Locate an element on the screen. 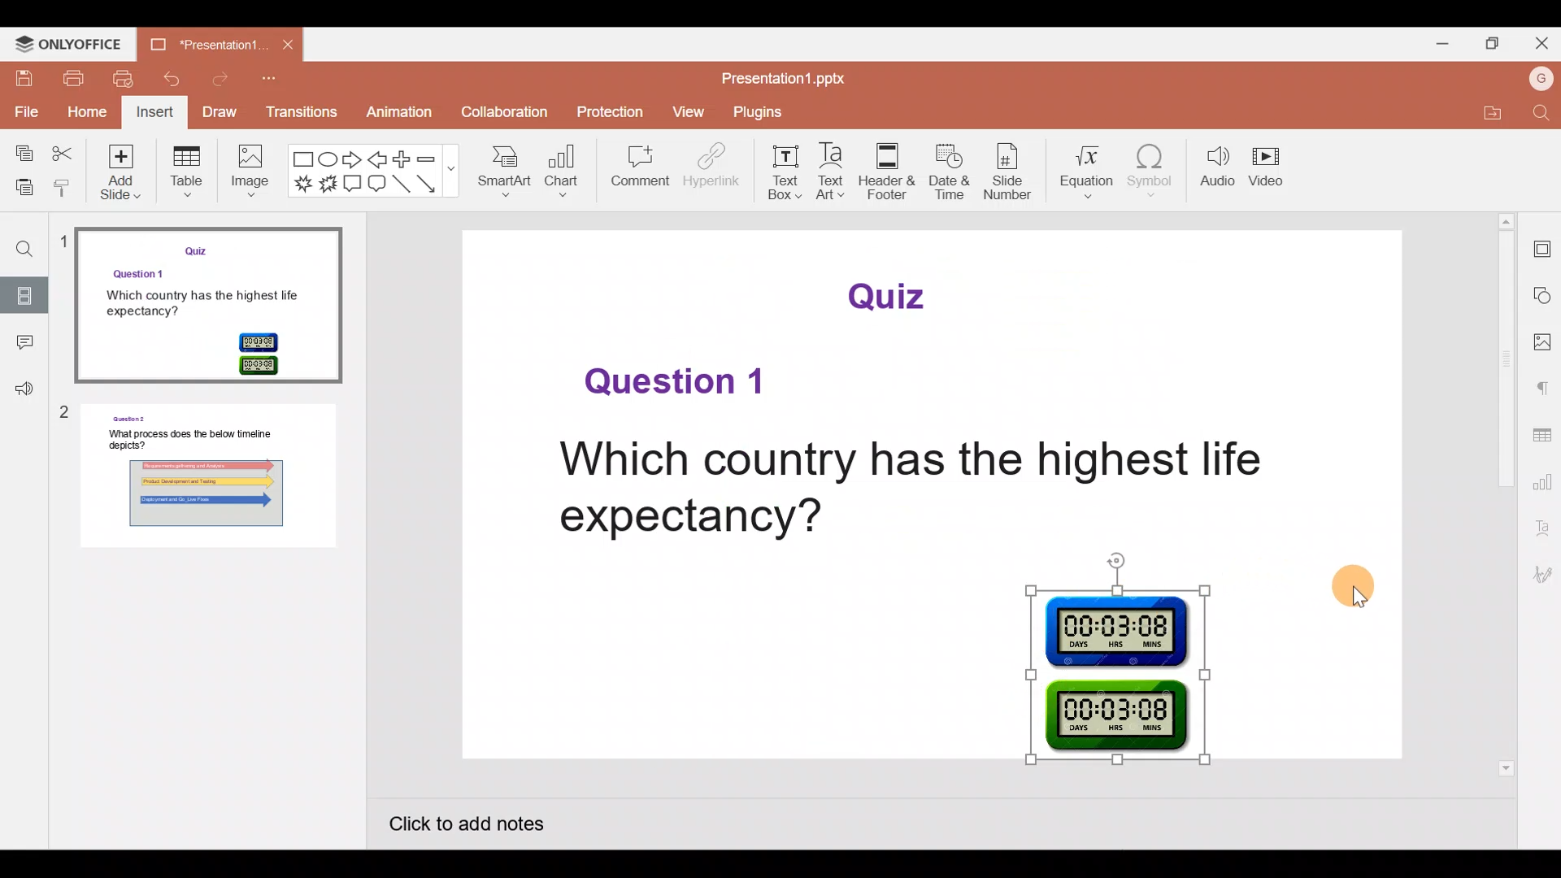 This screenshot has width=1561, height=878. Comment is located at coordinates (635, 169).